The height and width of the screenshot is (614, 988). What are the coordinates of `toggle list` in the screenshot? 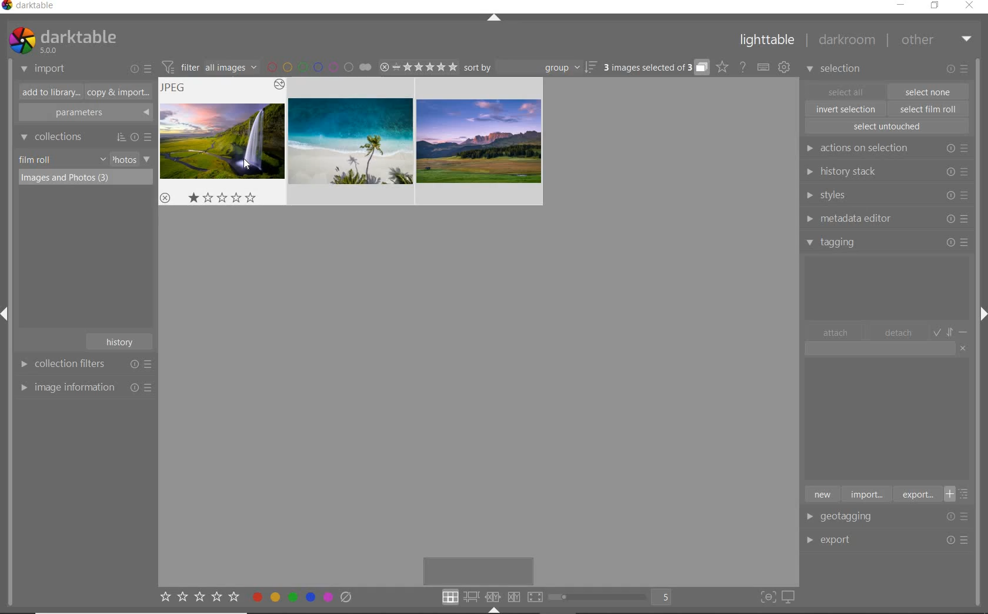 It's located at (960, 494).